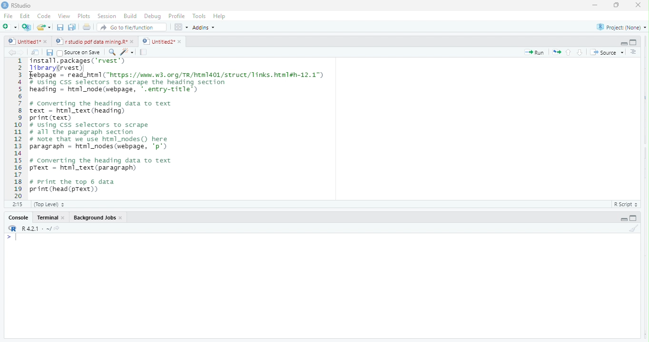 The image size is (649, 342). What do you see at coordinates (178, 17) in the screenshot?
I see `Profile` at bounding box center [178, 17].